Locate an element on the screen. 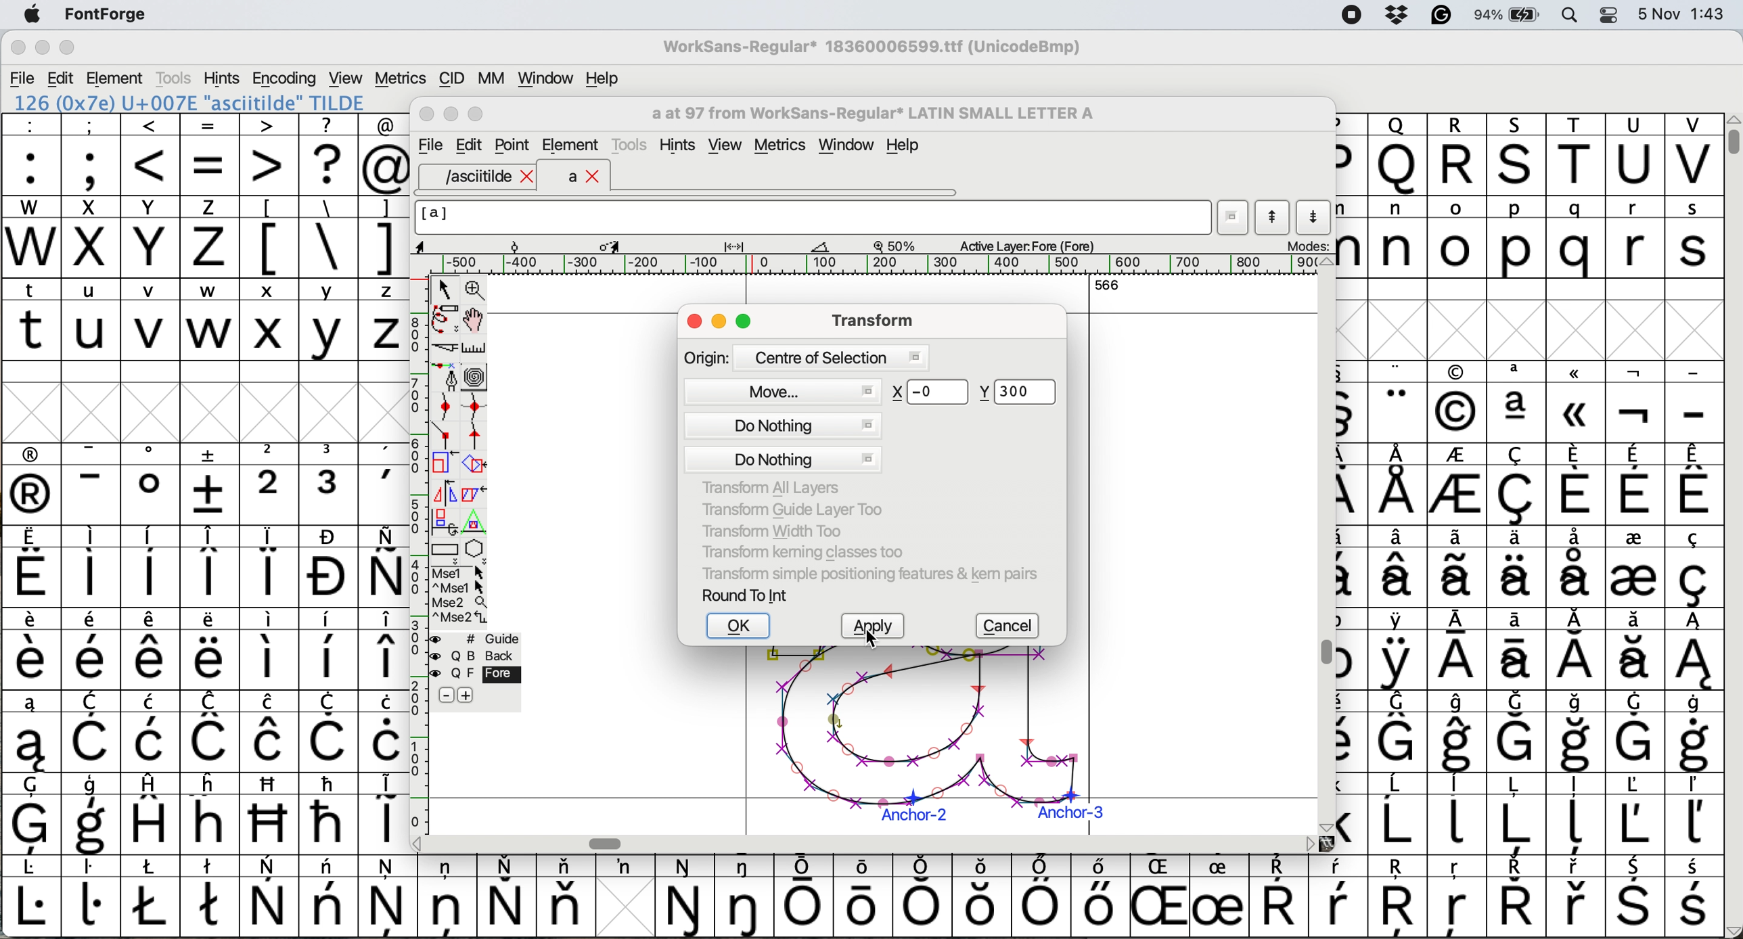  symbol is located at coordinates (1635, 485).